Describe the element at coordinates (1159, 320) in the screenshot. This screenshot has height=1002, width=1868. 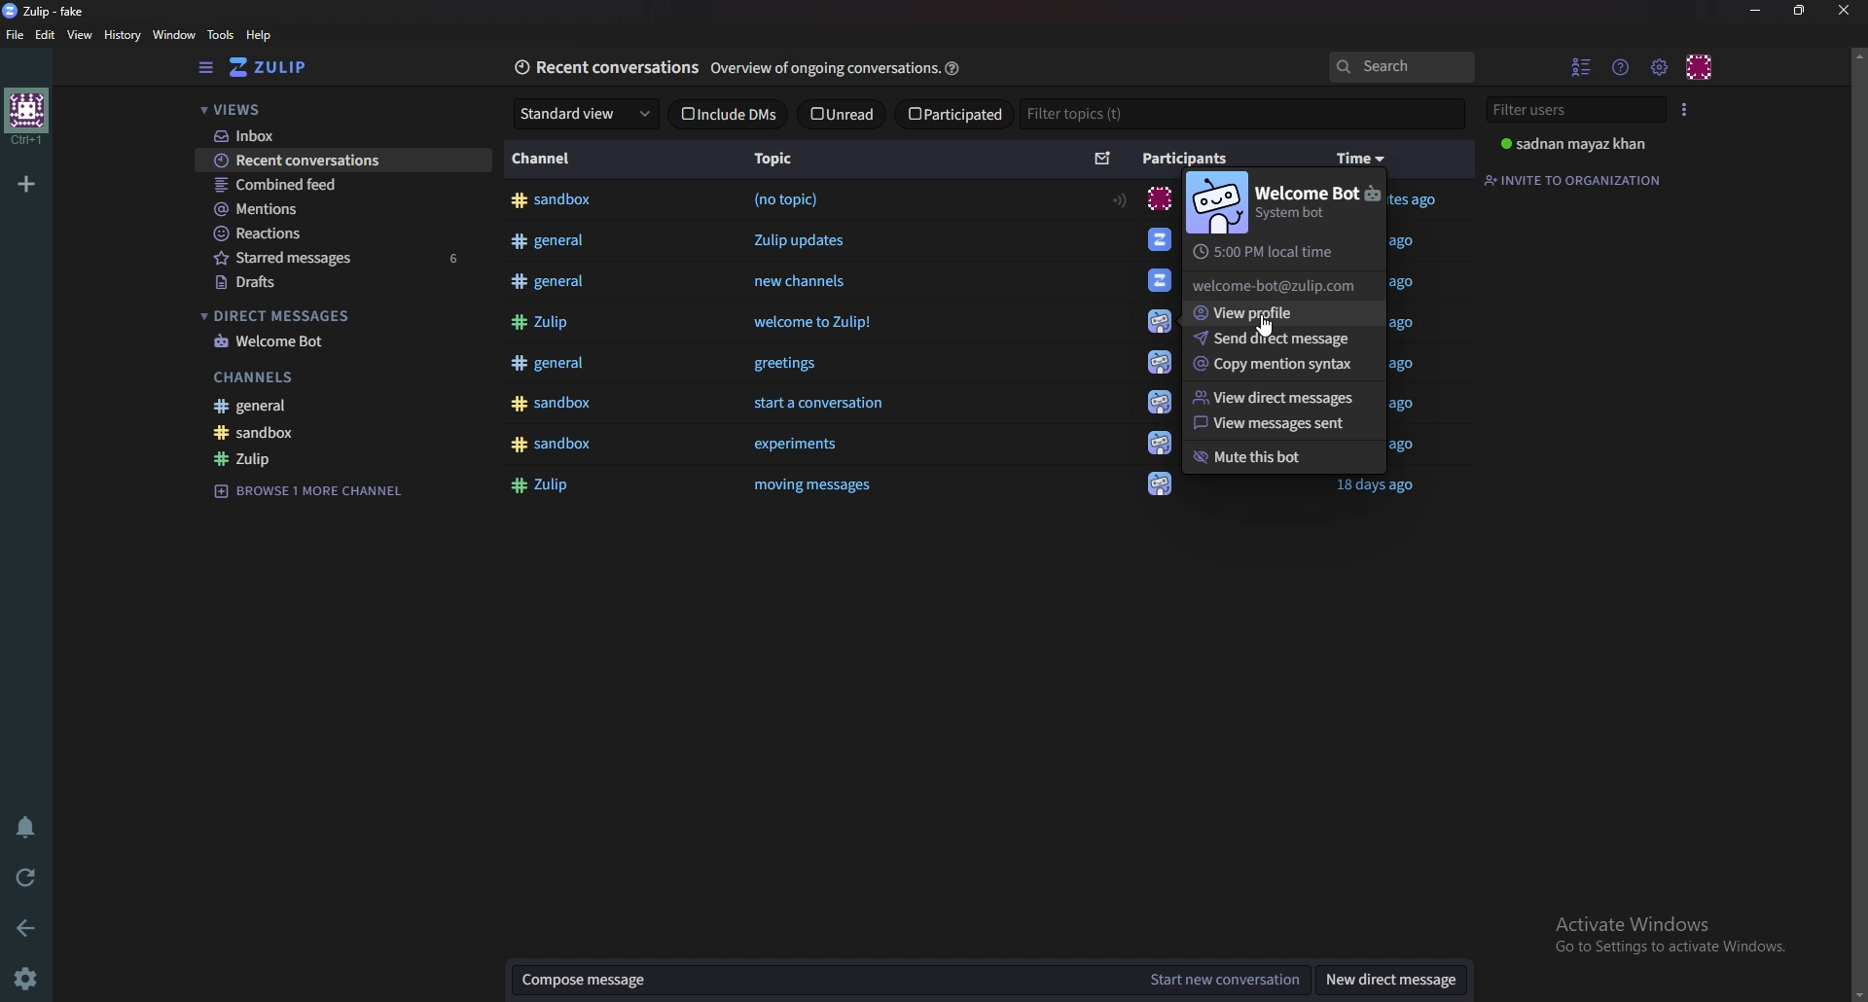
I see `icon` at that location.